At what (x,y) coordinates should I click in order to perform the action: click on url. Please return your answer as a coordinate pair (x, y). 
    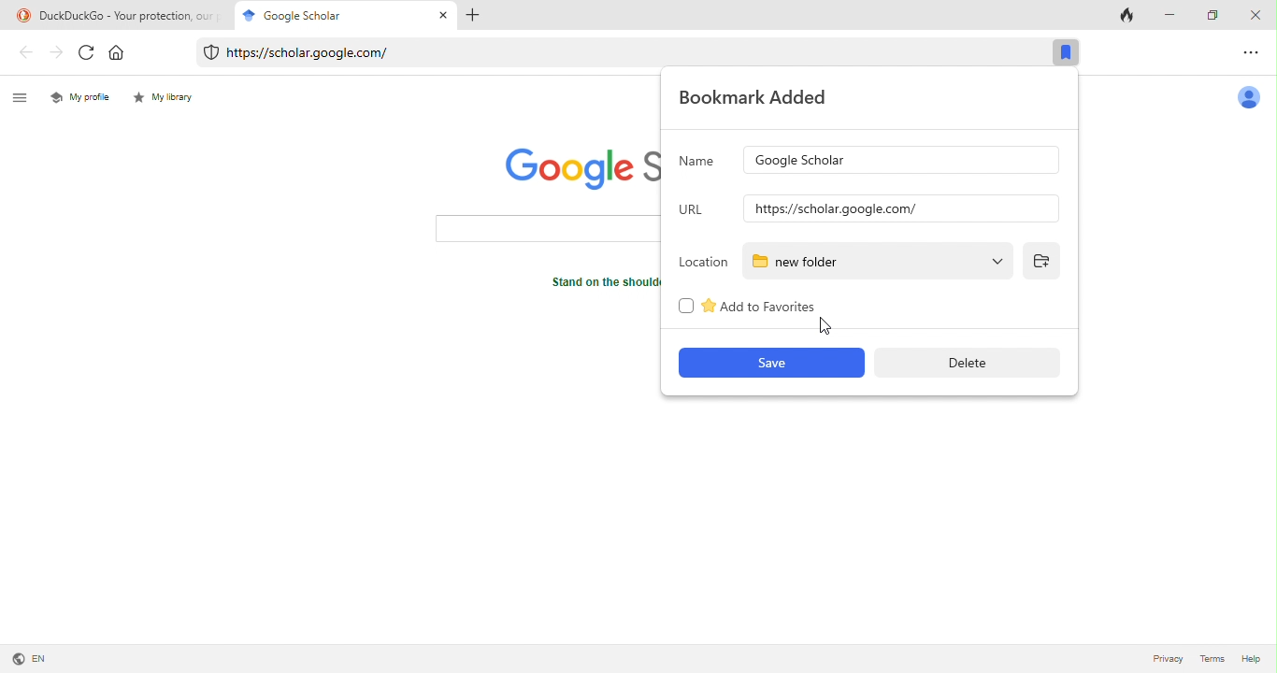
    Looking at the image, I should click on (694, 212).